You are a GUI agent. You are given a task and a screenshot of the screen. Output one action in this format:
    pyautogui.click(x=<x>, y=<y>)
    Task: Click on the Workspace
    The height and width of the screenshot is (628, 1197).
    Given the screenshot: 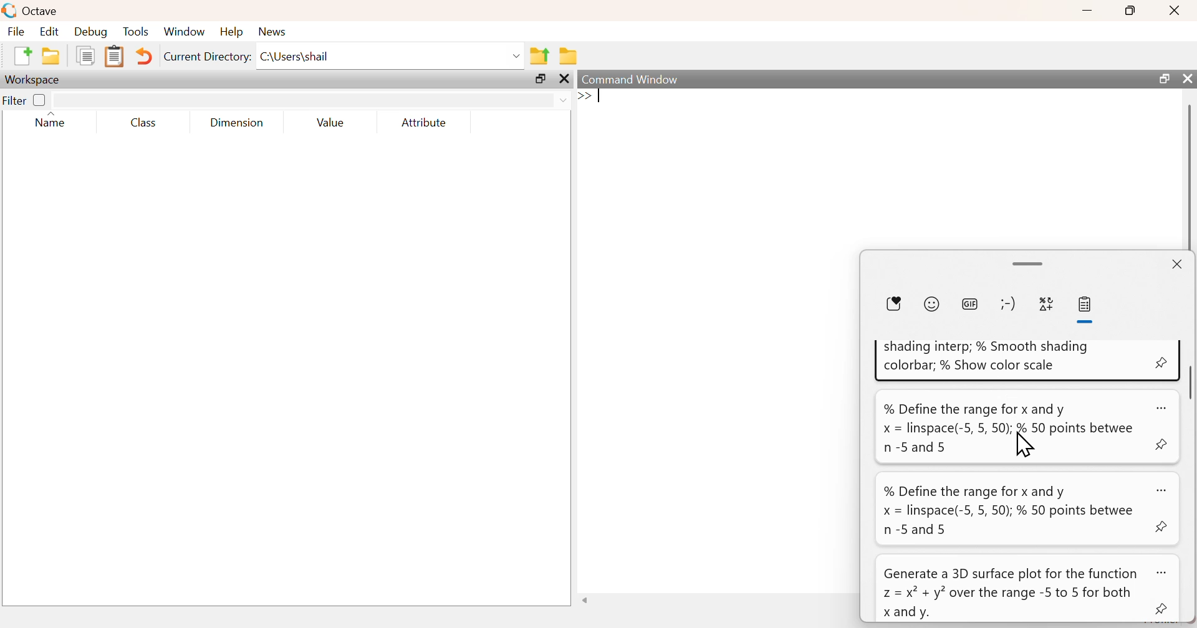 What is the action you would take?
    pyautogui.click(x=34, y=80)
    